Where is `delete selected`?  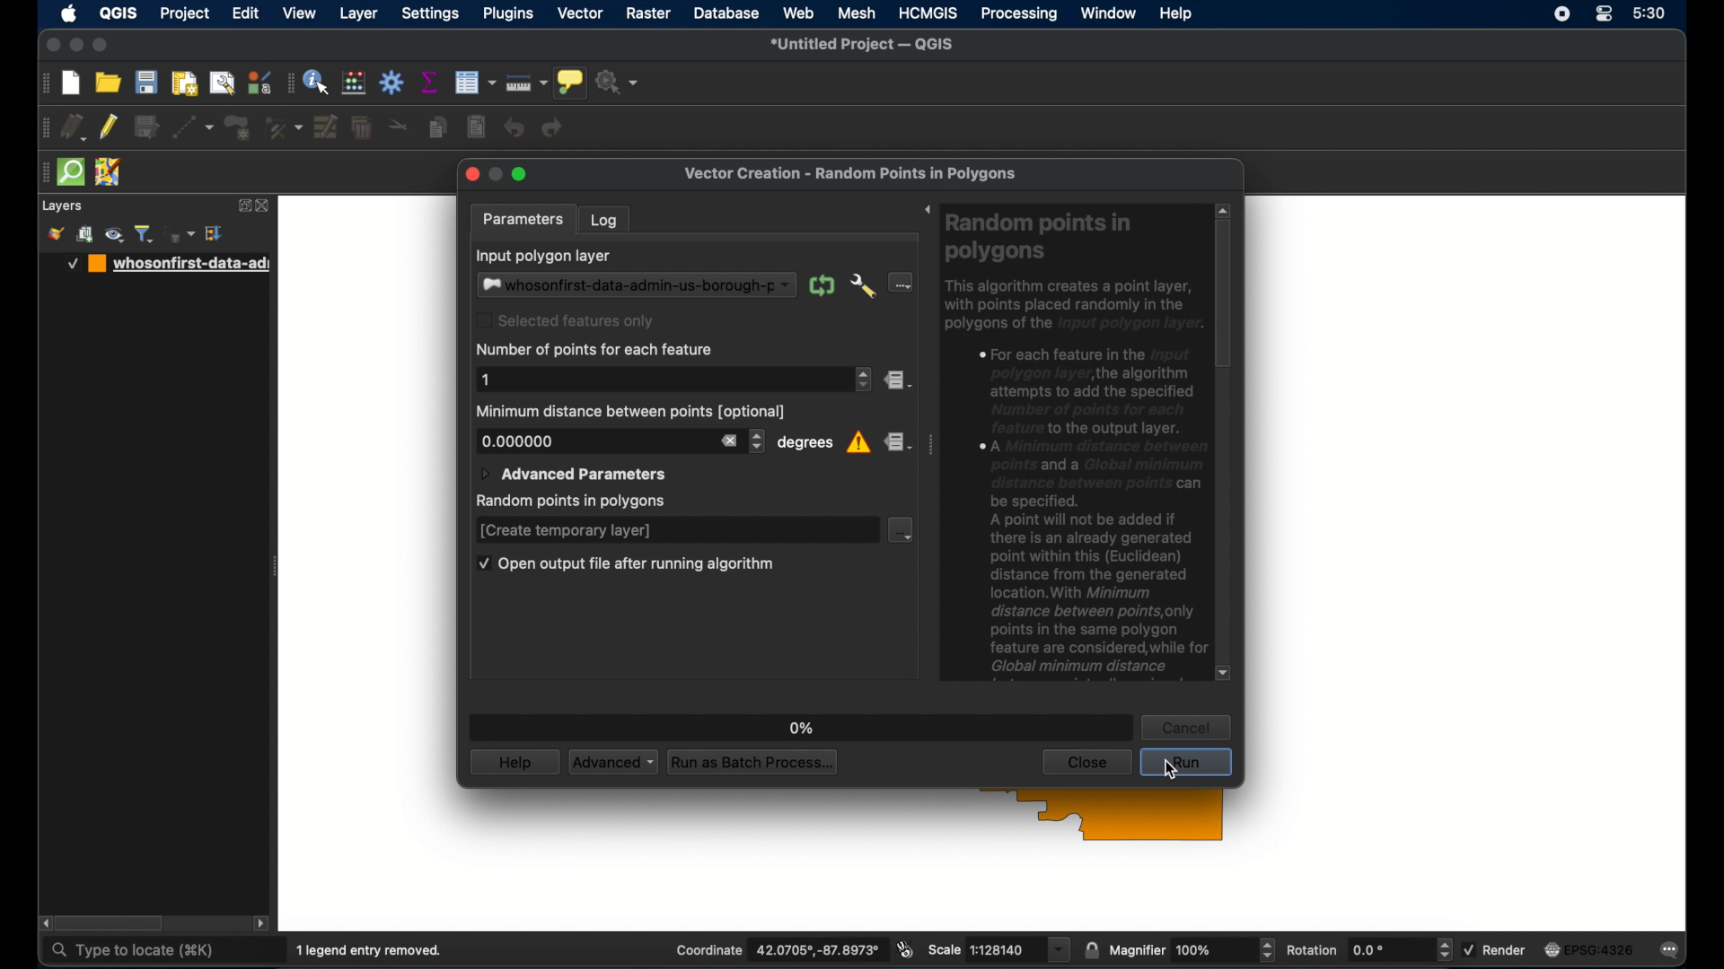
delete selected is located at coordinates (363, 126).